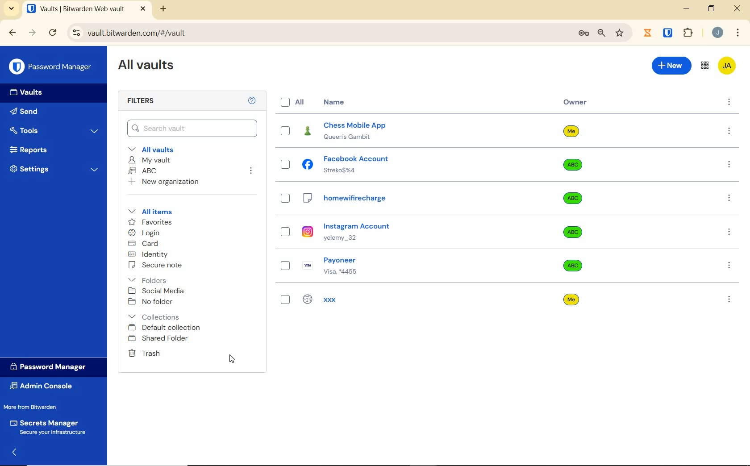 The width and height of the screenshot is (750, 466). Describe the element at coordinates (285, 198) in the screenshot. I see `select entry` at that location.